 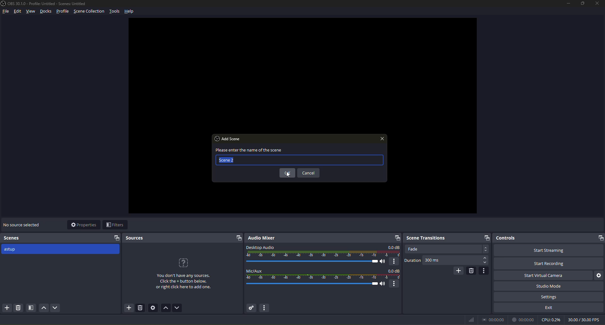 I want to click on move source up, so click(x=166, y=308).